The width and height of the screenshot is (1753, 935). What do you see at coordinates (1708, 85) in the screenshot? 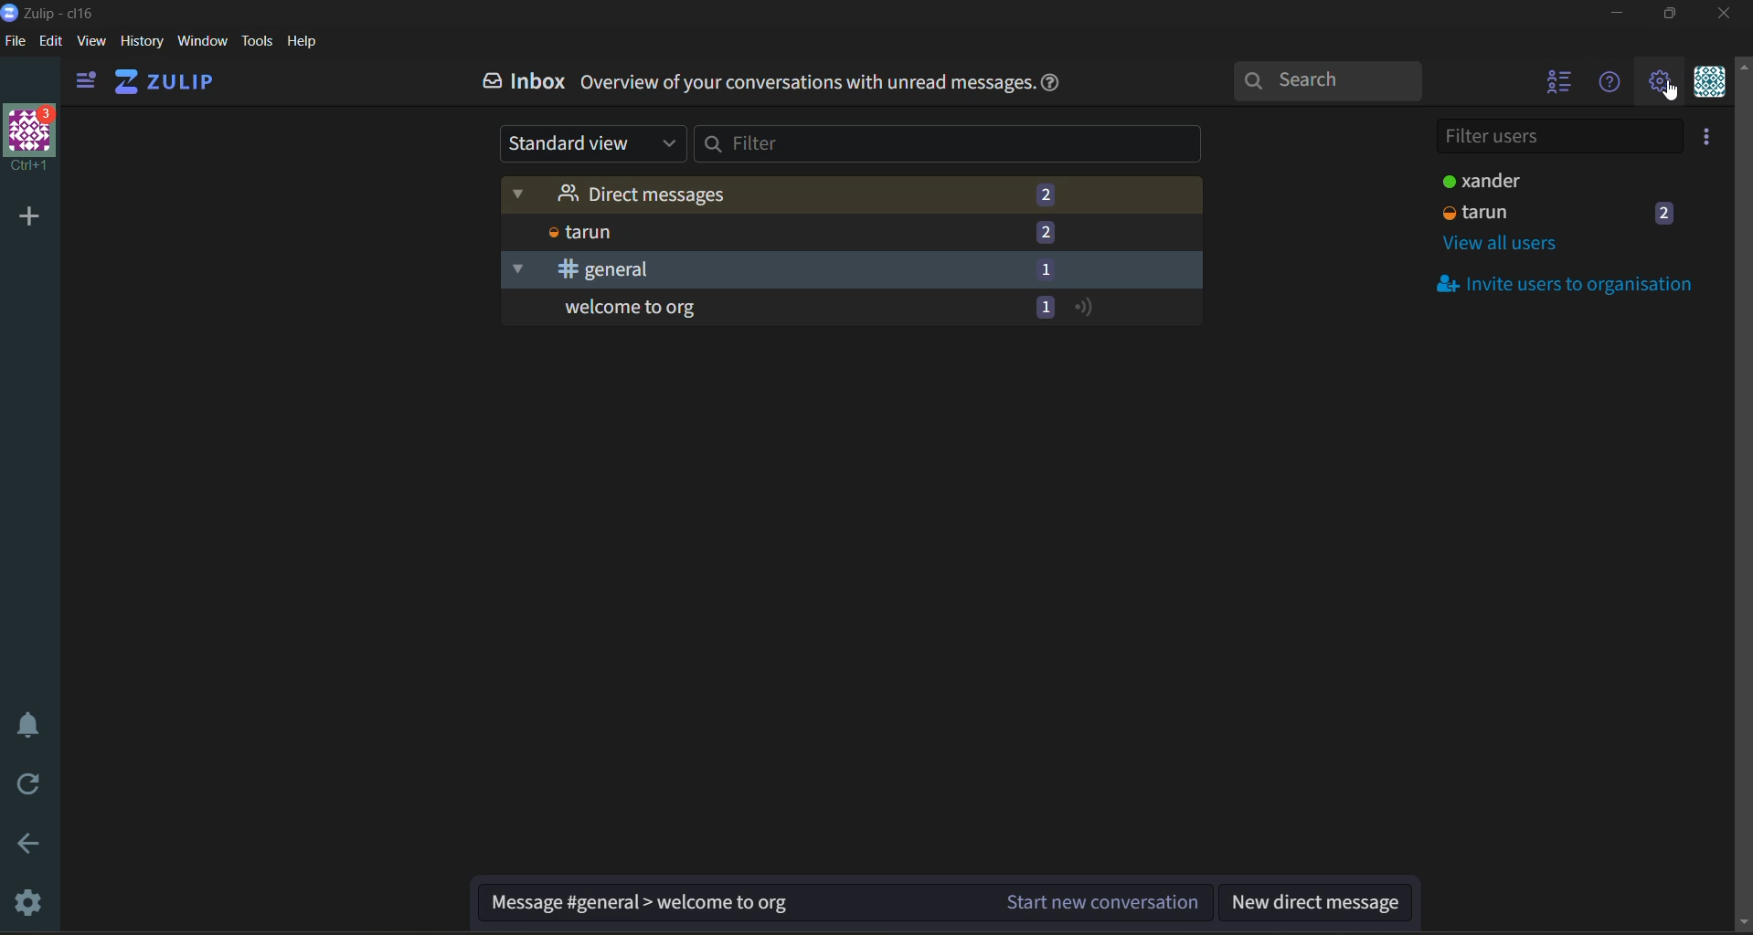
I see `personal menu` at bounding box center [1708, 85].